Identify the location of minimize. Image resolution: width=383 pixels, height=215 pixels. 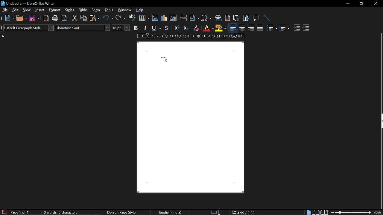
(348, 4).